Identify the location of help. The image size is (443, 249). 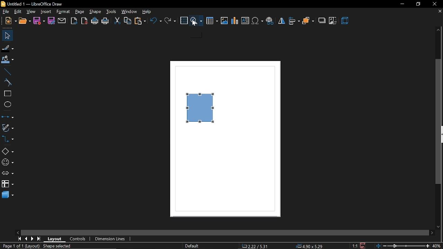
(148, 12).